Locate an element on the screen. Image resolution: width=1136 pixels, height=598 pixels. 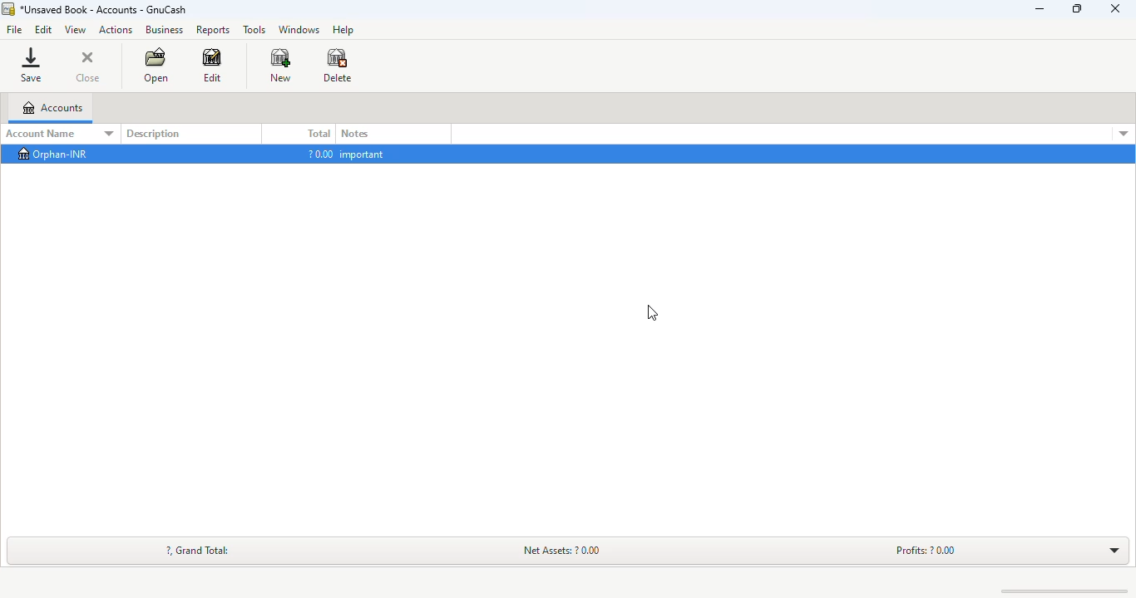
close is located at coordinates (1115, 8).